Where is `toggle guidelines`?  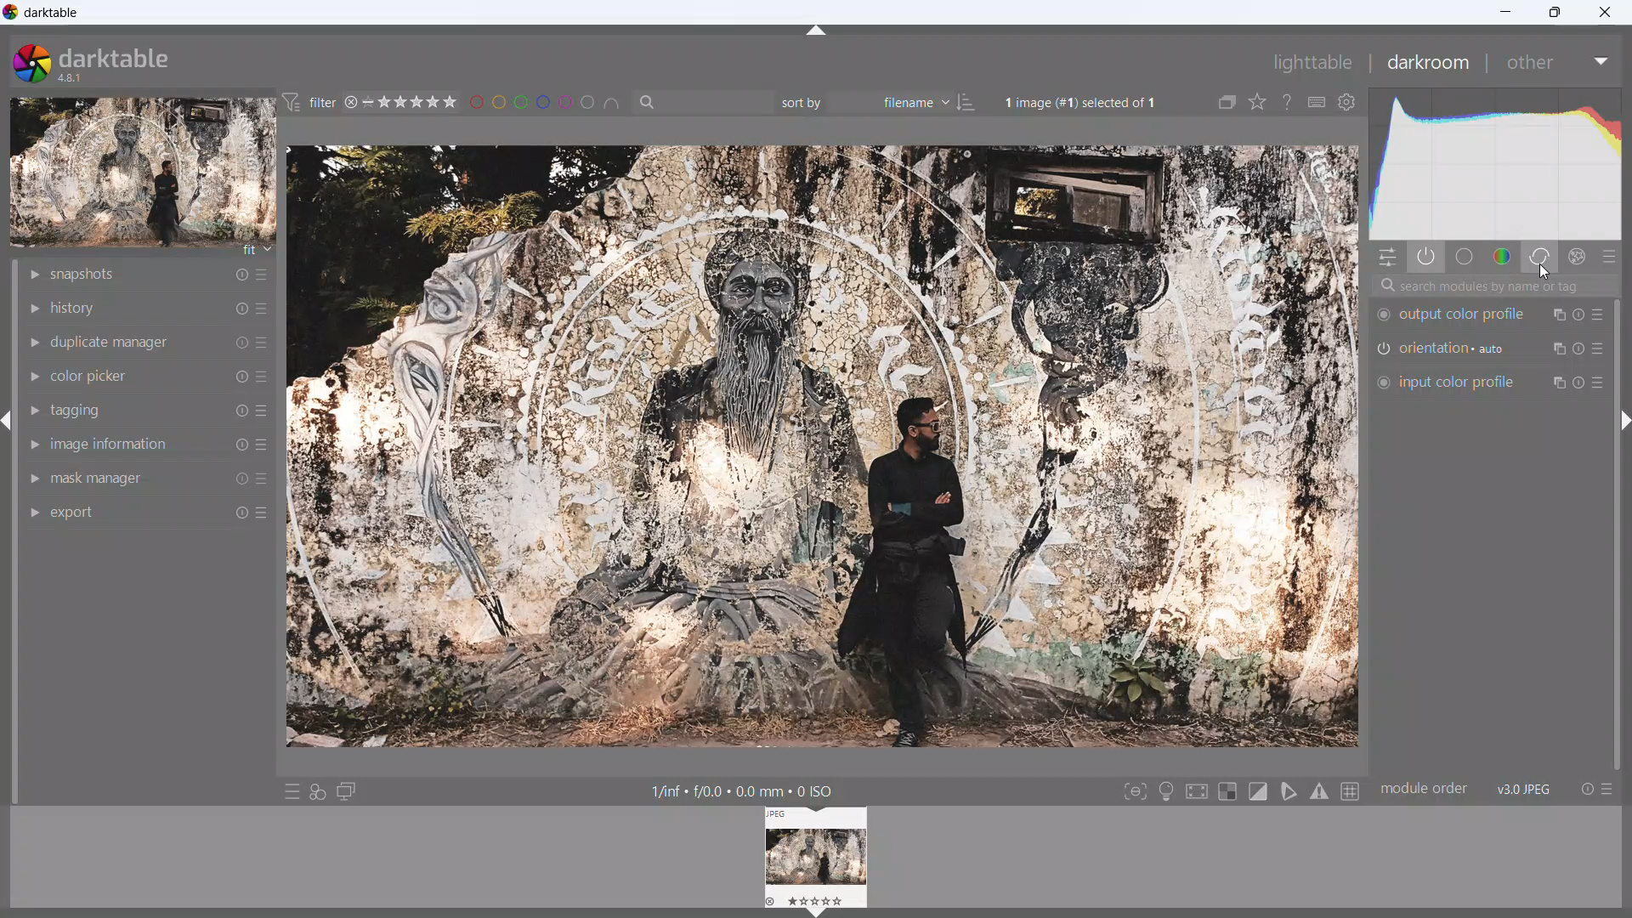
toggle guidelines is located at coordinates (1351, 791).